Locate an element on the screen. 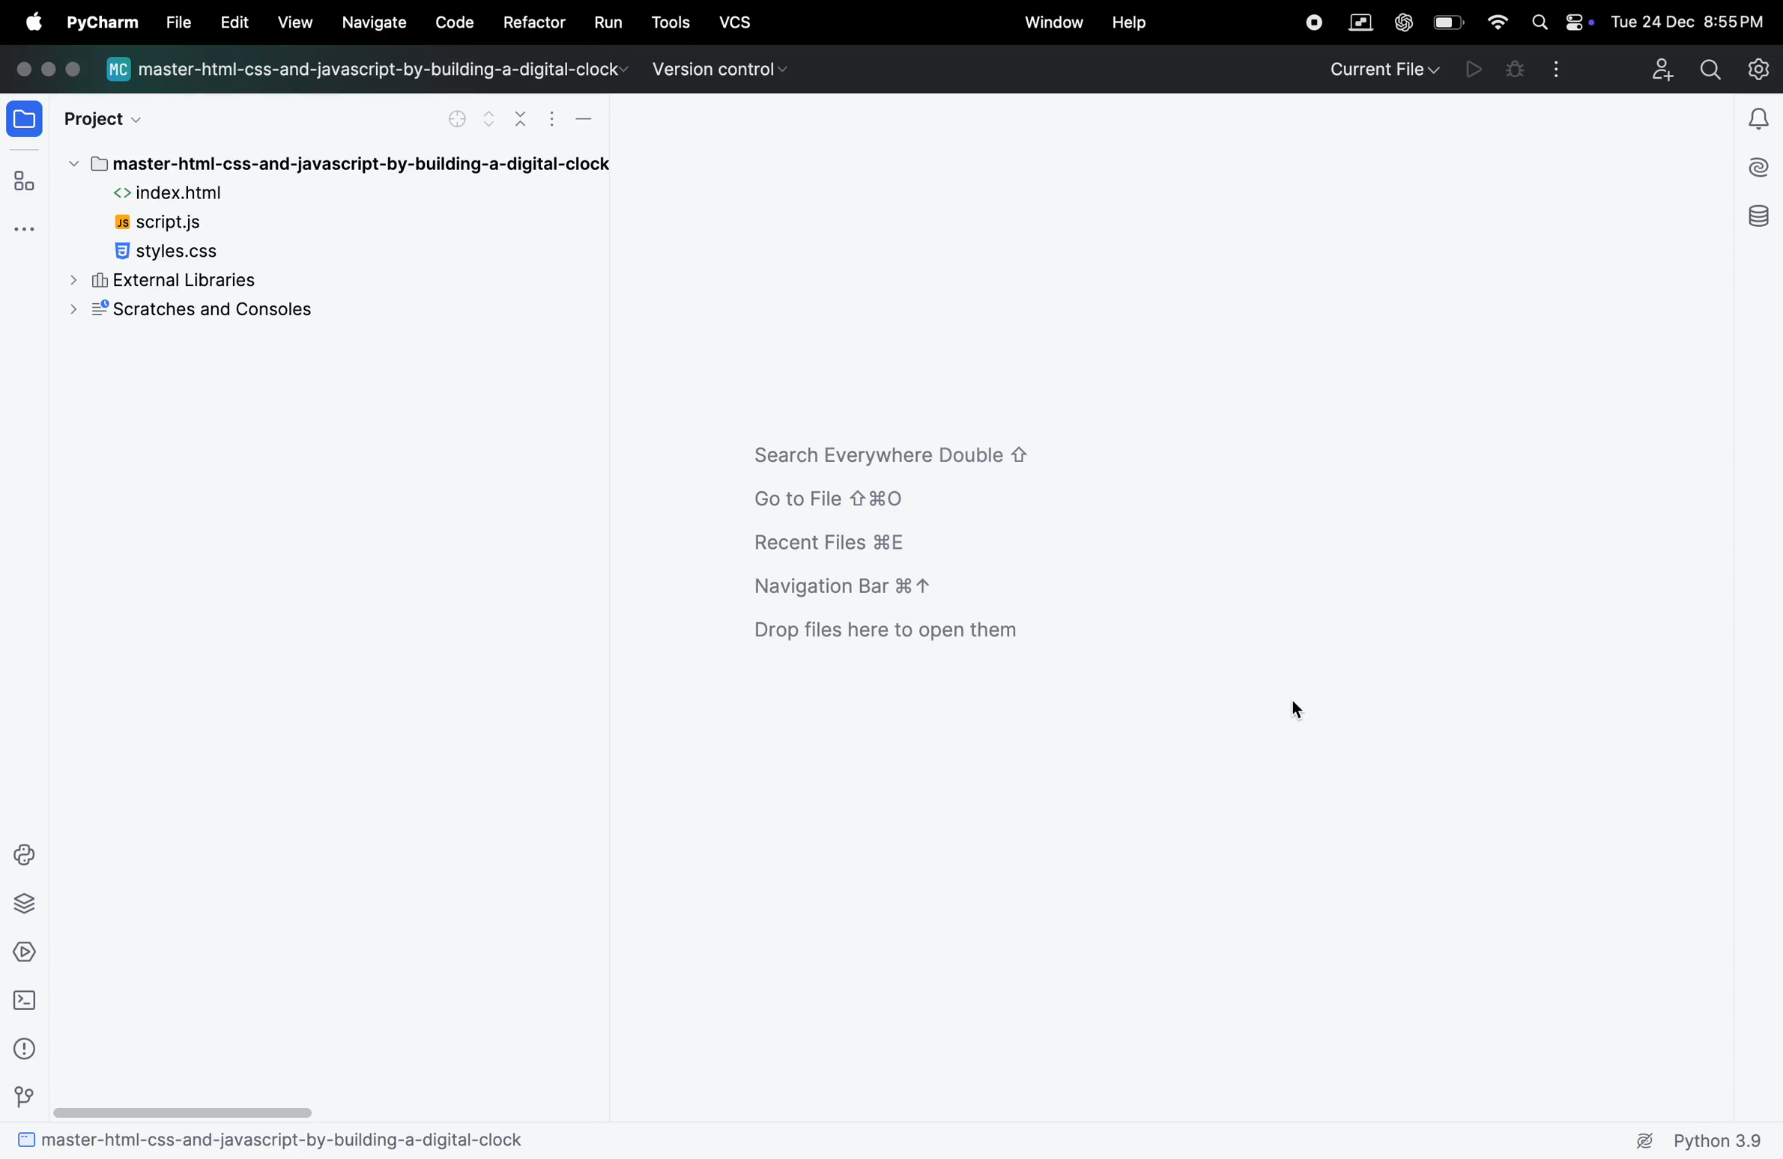 The image size is (1783, 1159). master-html-css-and-javascript-by-building-a-digital-clock is located at coordinates (281, 1140).